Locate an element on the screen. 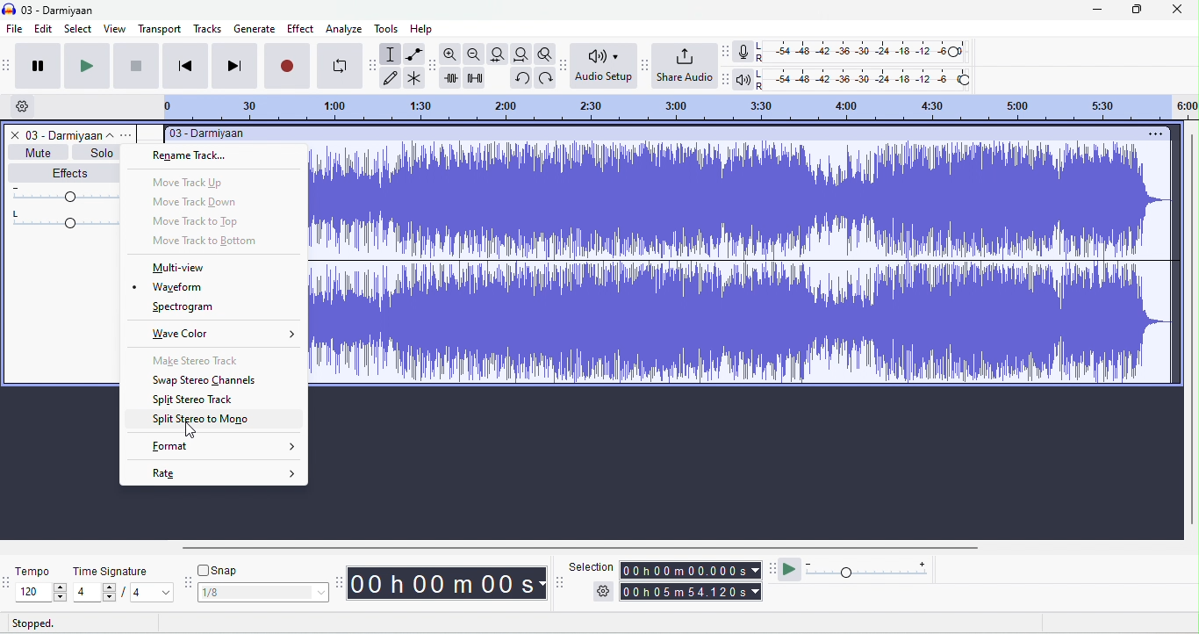 This screenshot has height=634, width=1199. effects is located at coordinates (67, 173).